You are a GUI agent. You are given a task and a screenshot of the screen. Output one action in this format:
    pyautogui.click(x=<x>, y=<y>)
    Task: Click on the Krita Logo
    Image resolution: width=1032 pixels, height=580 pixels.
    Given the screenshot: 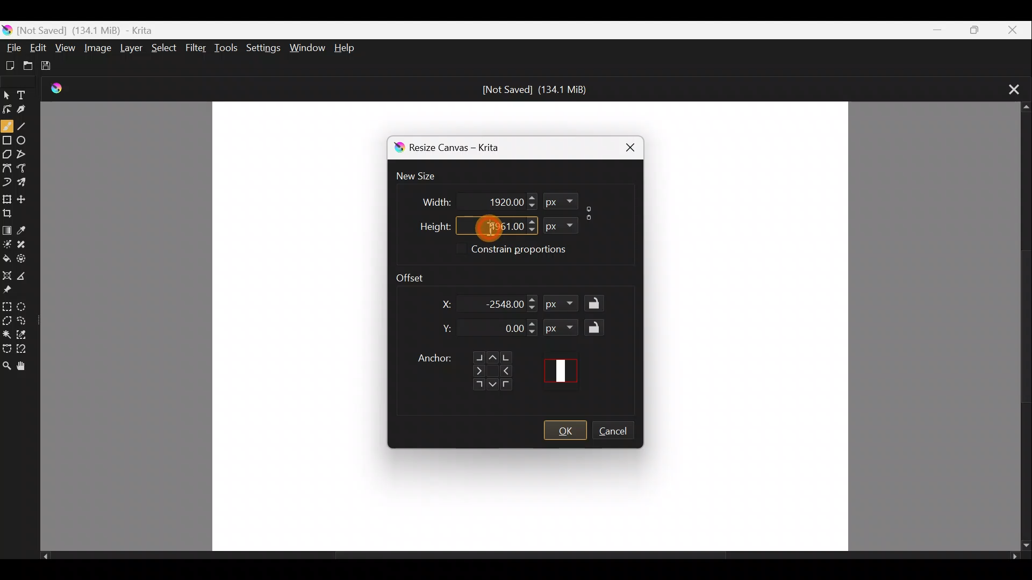 What is the action you would take?
    pyautogui.click(x=61, y=88)
    